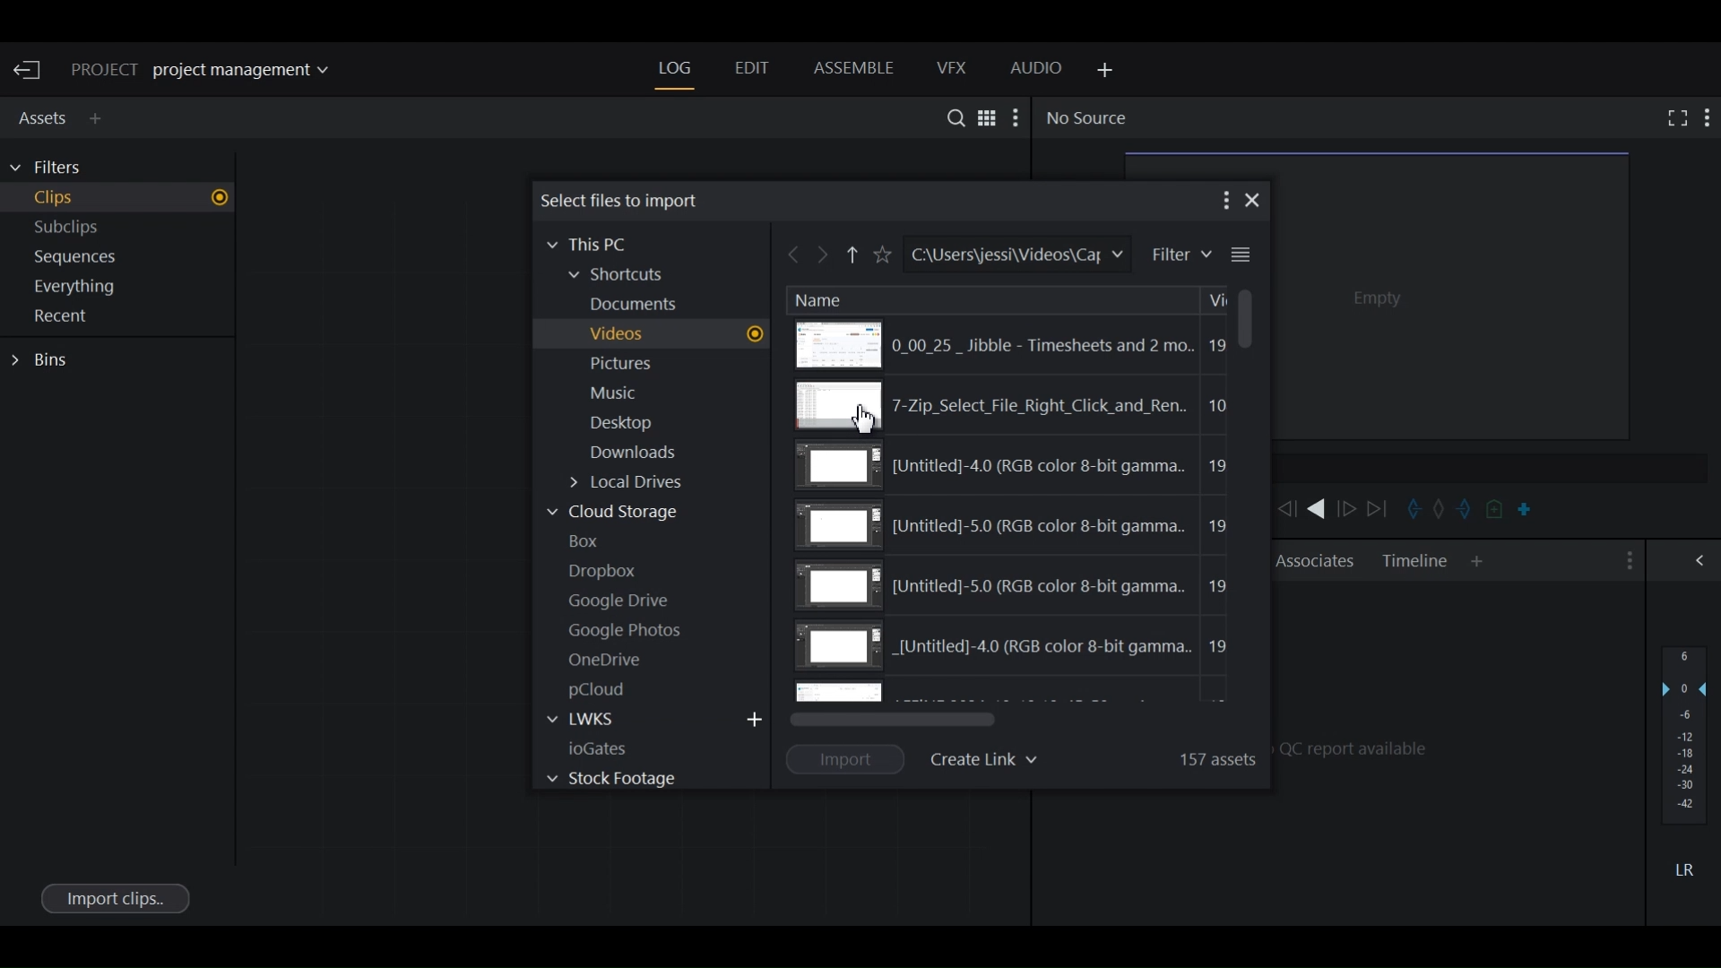  Describe the element at coordinates (988, 756) in the screenshot. I see `Create link` at that location.